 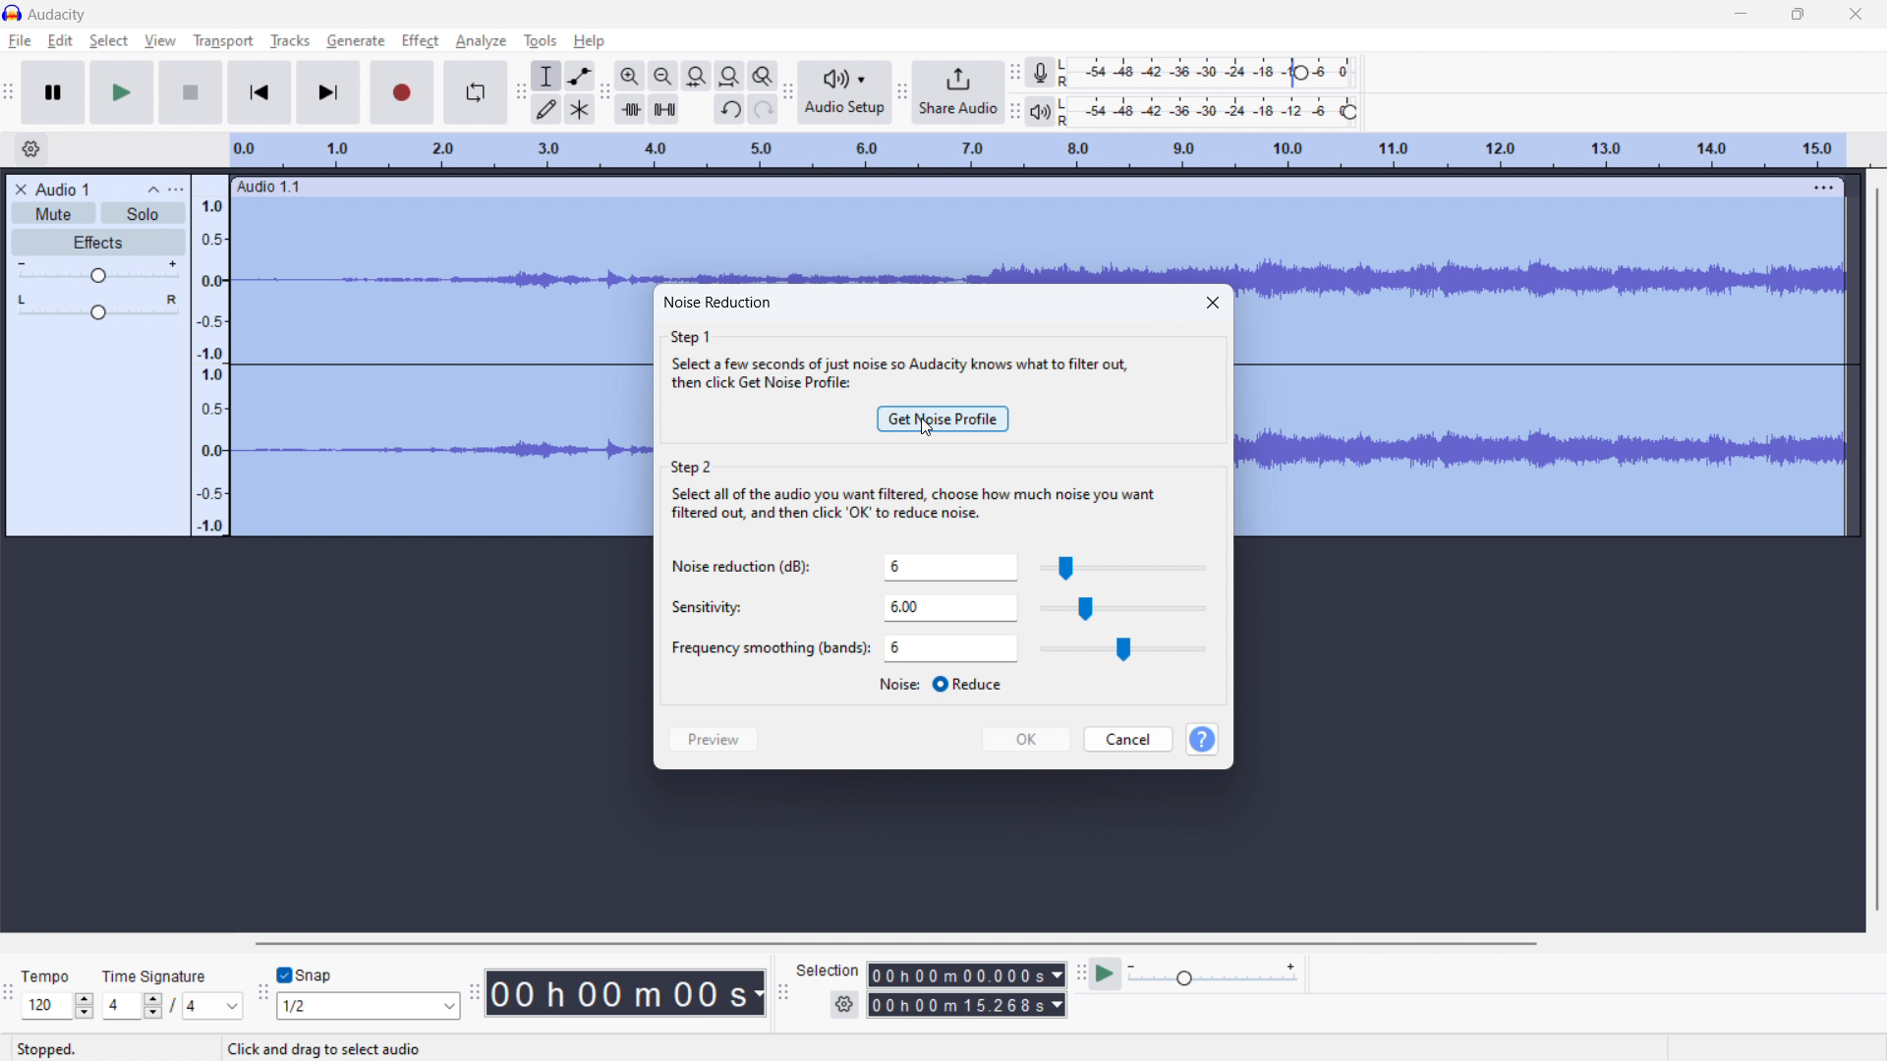 What do you see at coordinates (829, 971) in the screenshot?
I see `Selection` at bounding box center [829, 971].